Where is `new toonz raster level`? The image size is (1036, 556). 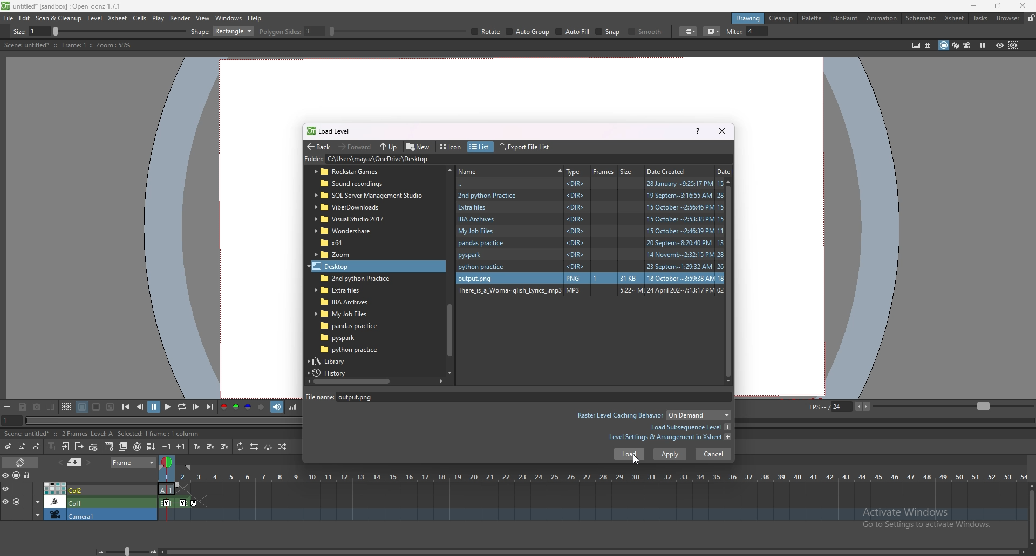 new toonz raster level is located at coordinates (8, 447).